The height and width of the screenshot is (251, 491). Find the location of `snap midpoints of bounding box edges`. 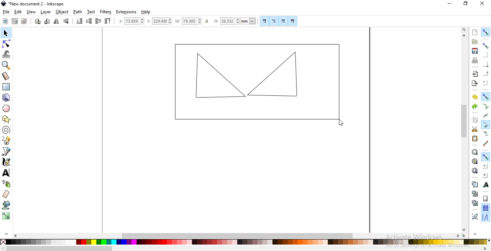

snap midpoints of bounding box edges is located at coordinates (486, 73).